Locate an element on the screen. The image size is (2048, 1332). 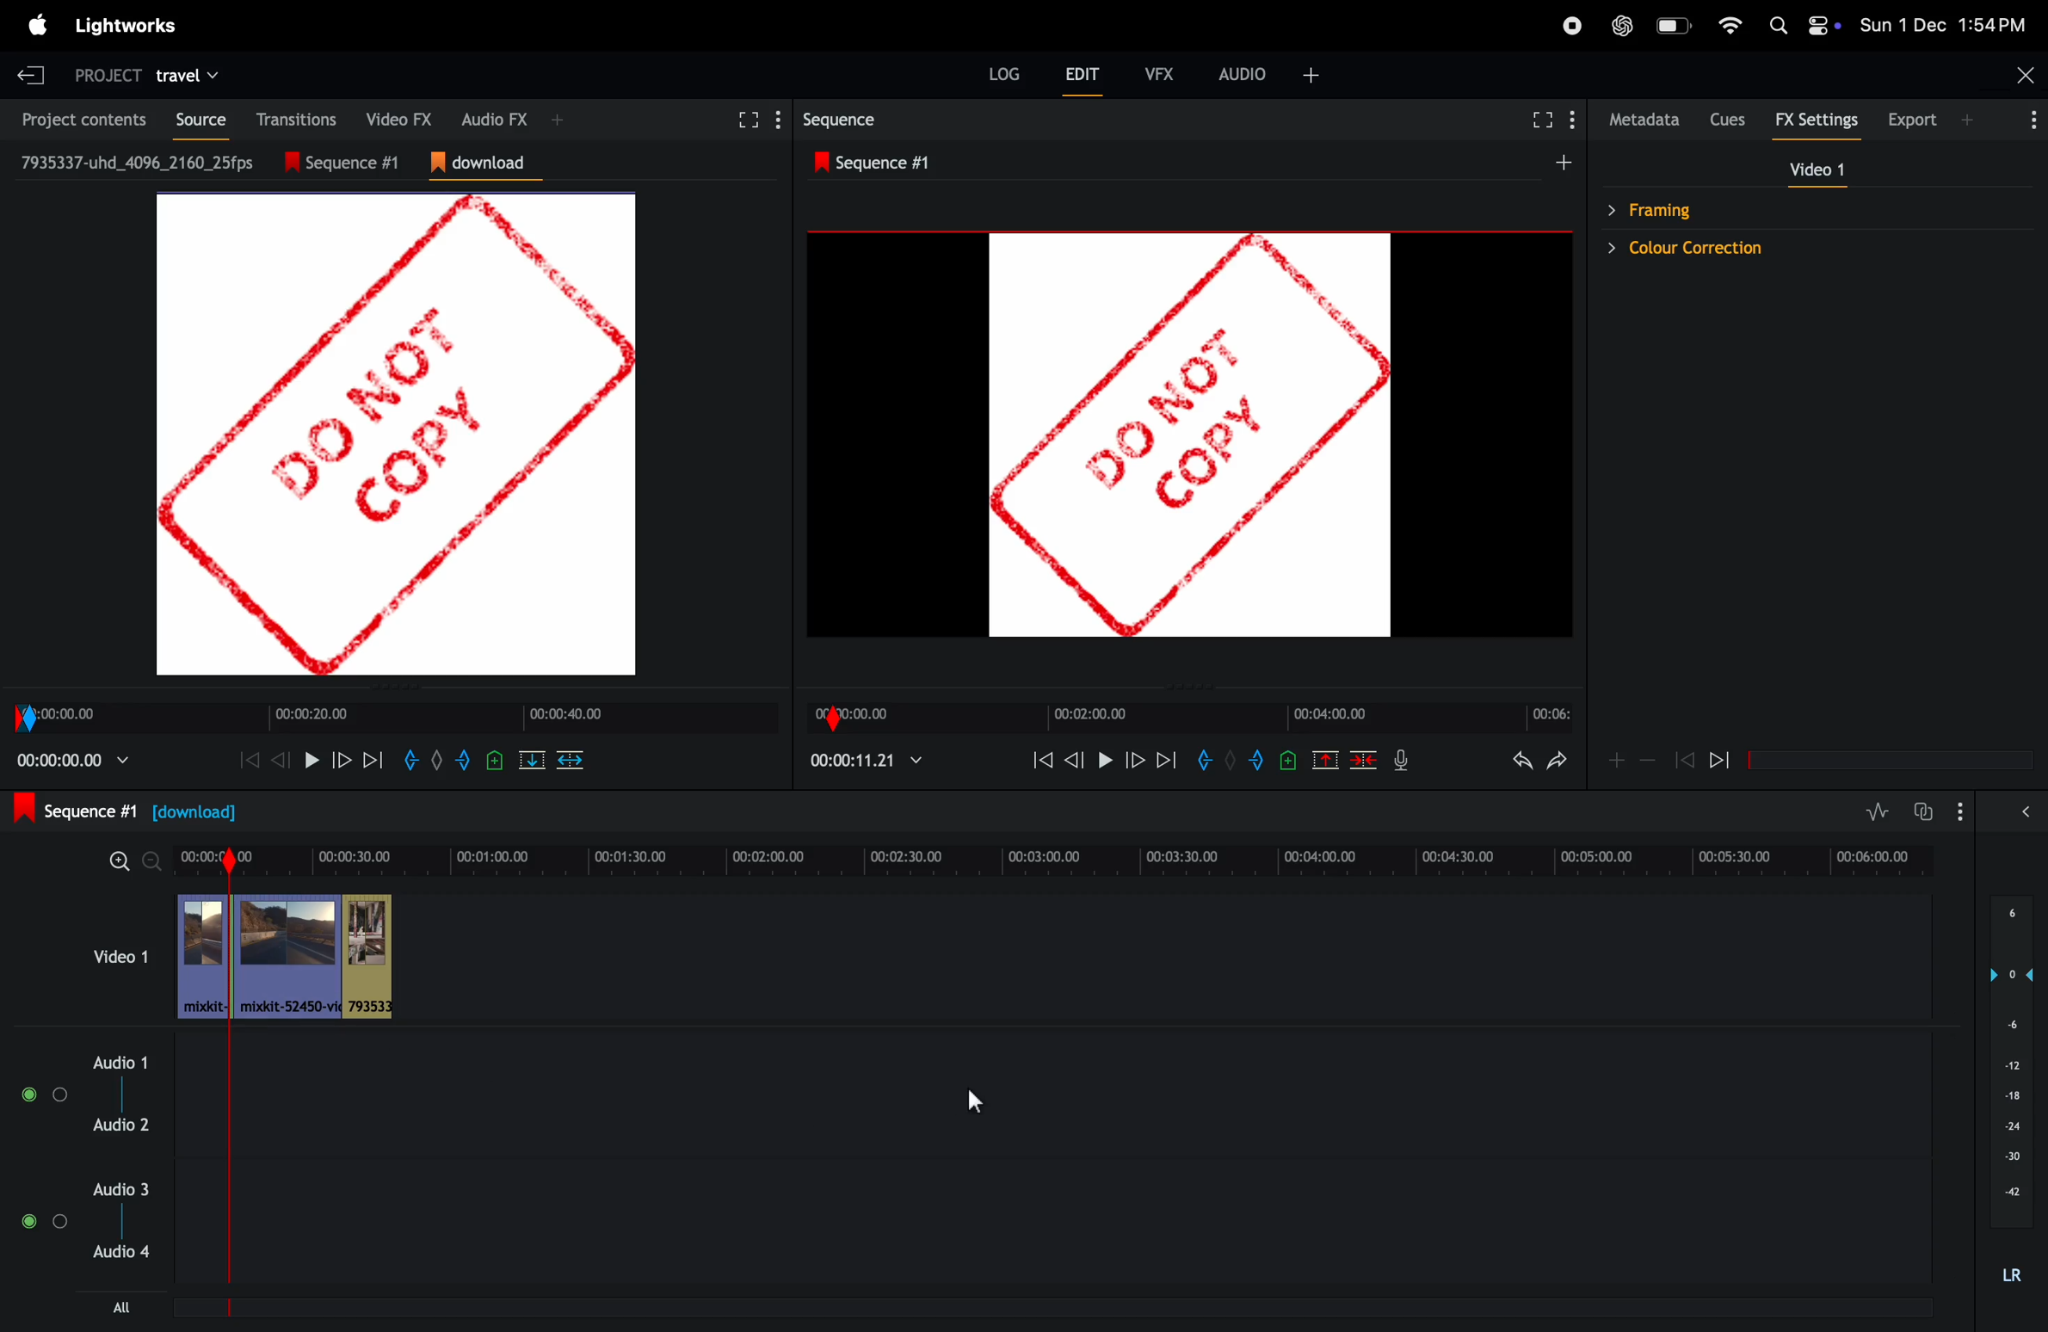
cut is located at coordinates (1325, 759).